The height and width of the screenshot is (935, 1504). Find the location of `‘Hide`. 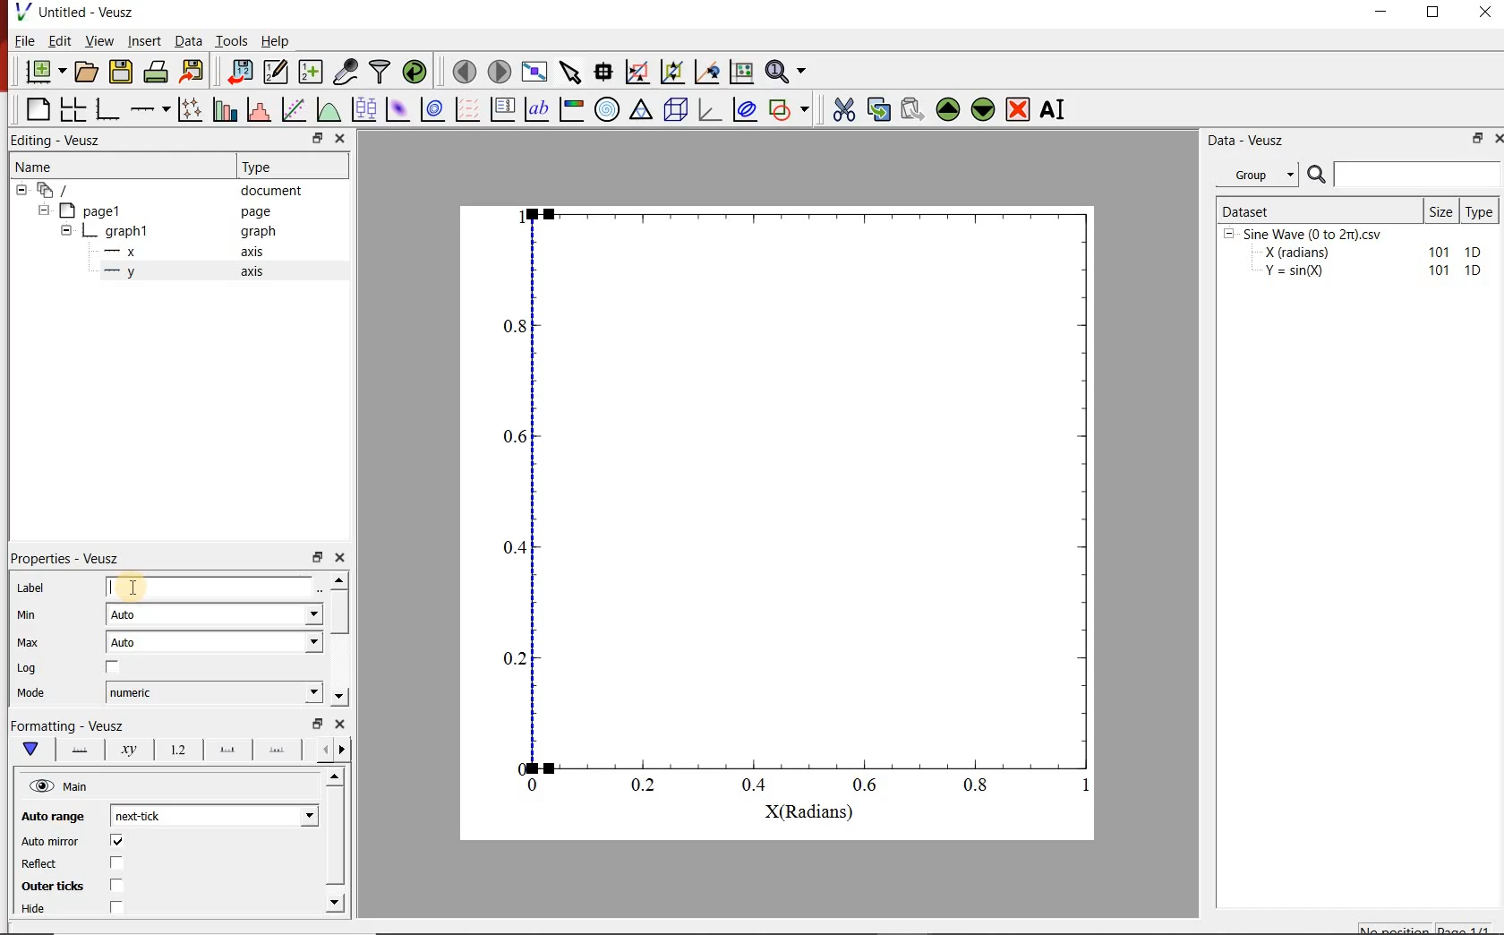

‘Hide is located at coordinates (35, 910).